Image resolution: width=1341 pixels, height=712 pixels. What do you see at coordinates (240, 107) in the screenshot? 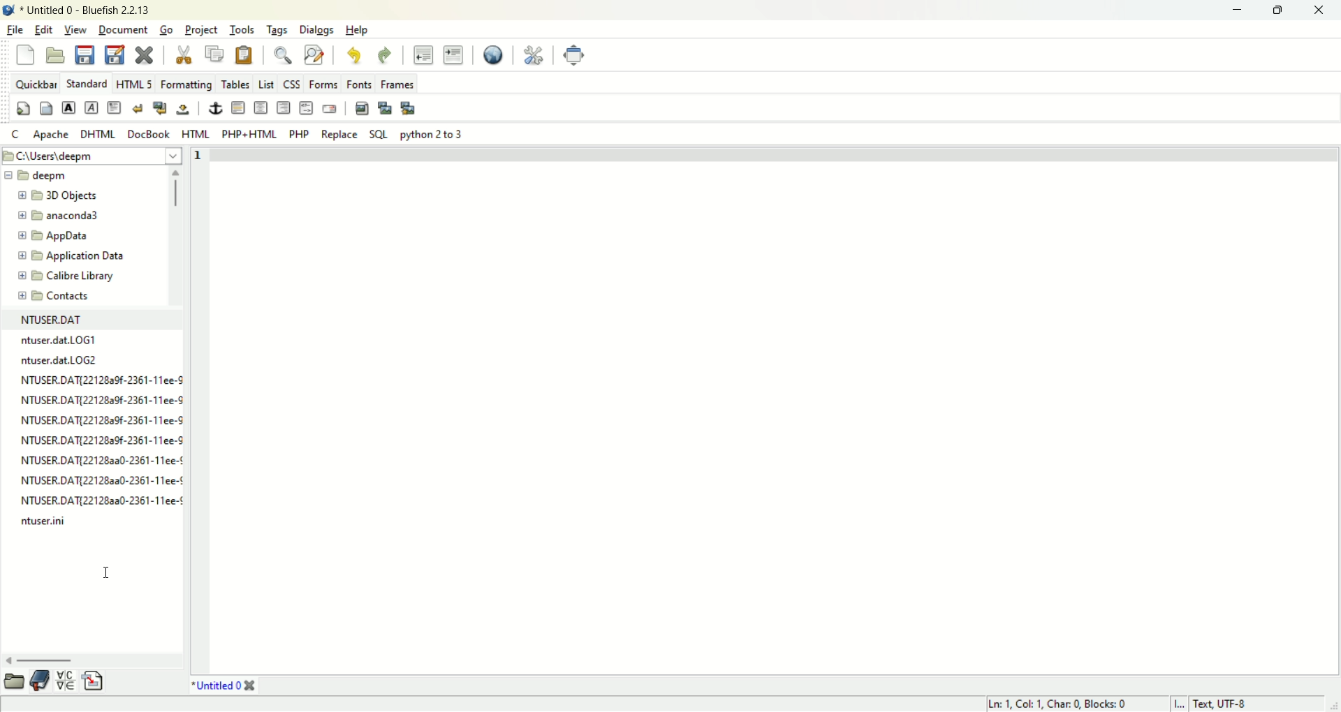
I see `horizontal rule` at bounding box center [240, 107].